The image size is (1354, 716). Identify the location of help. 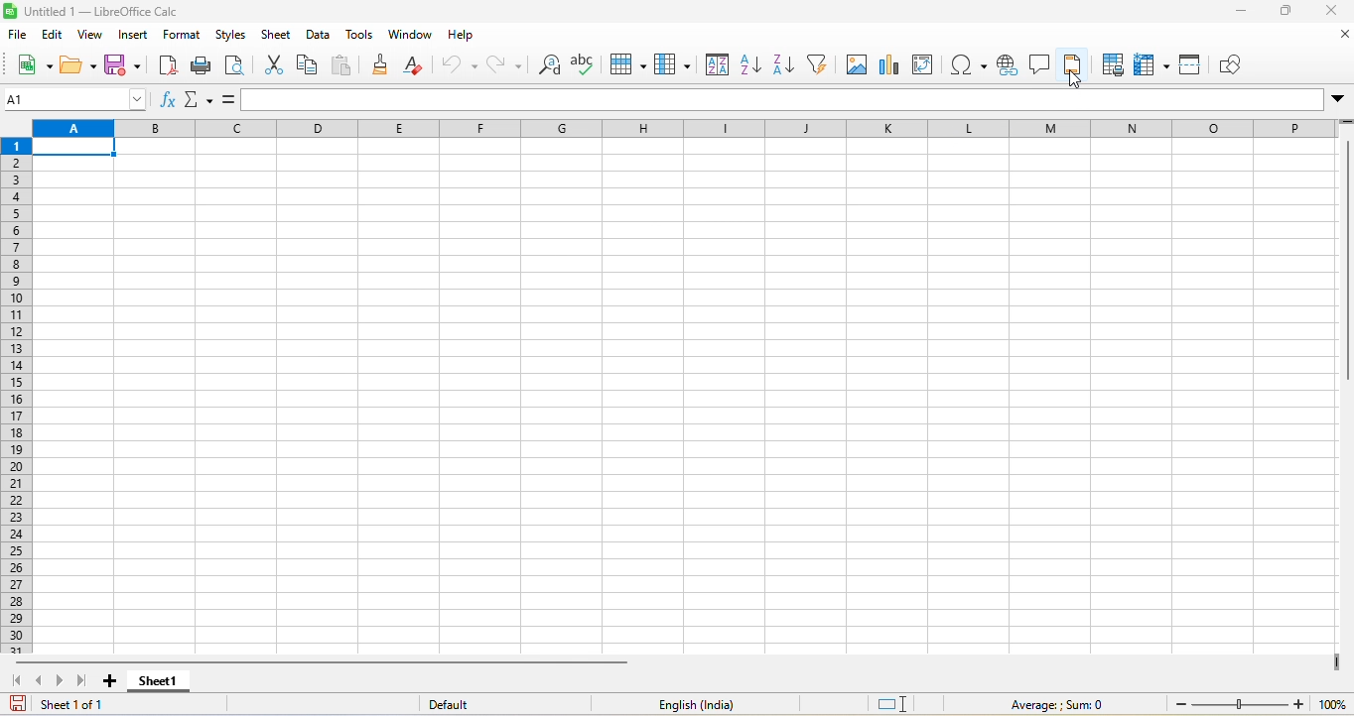
(470, 37).